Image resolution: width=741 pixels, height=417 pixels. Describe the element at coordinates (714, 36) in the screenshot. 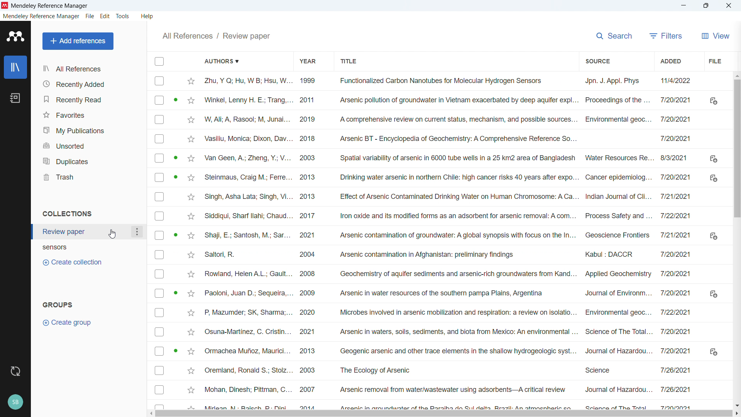

I see `View ` at that location.